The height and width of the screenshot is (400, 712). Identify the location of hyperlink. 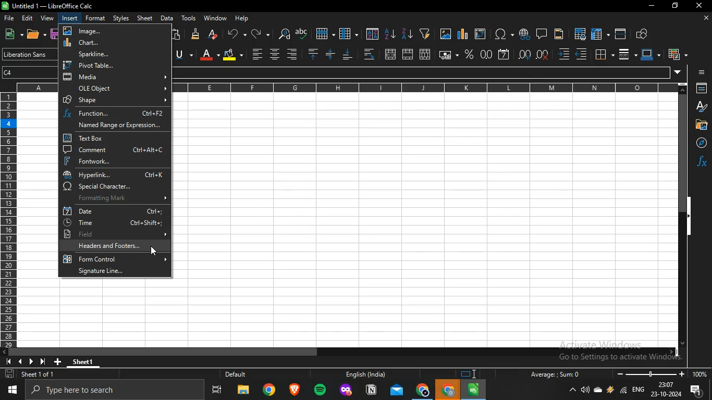
(115, 174).